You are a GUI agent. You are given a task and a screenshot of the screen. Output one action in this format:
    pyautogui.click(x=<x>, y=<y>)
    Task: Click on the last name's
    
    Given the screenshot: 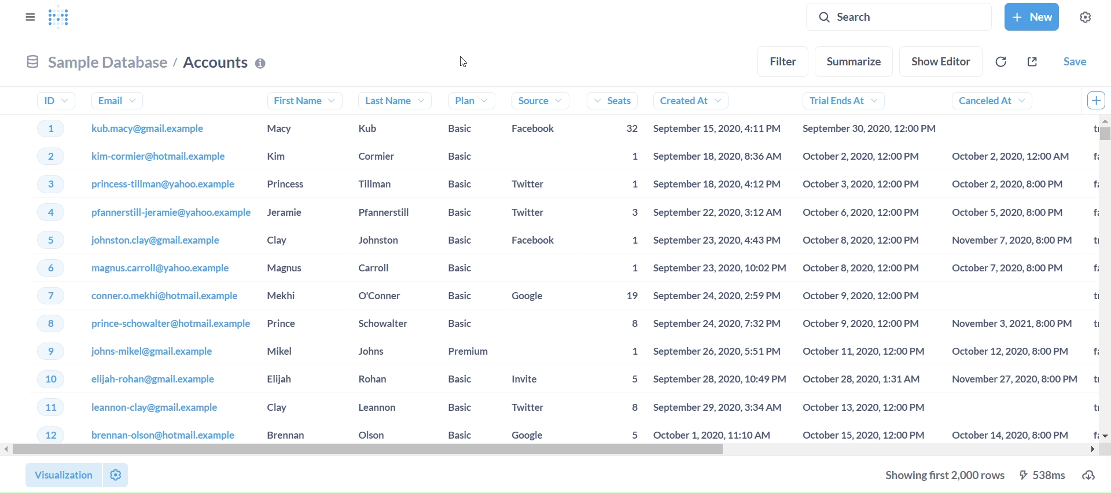 What is the action you would take?
    pyautogui.click(x=388, y=264)
    